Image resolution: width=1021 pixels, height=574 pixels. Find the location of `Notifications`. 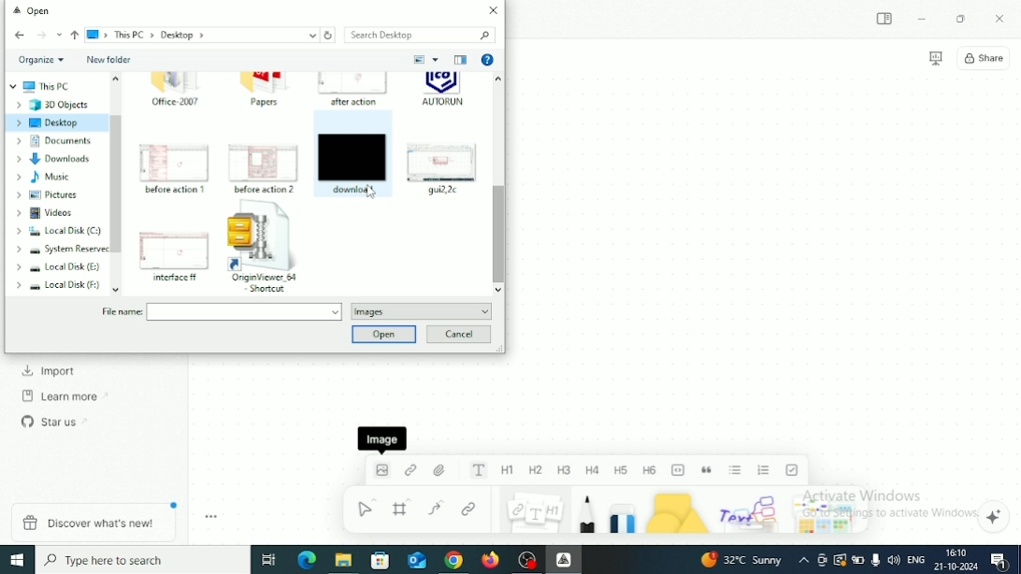

Notifications is located at coordinates (1001, 561).